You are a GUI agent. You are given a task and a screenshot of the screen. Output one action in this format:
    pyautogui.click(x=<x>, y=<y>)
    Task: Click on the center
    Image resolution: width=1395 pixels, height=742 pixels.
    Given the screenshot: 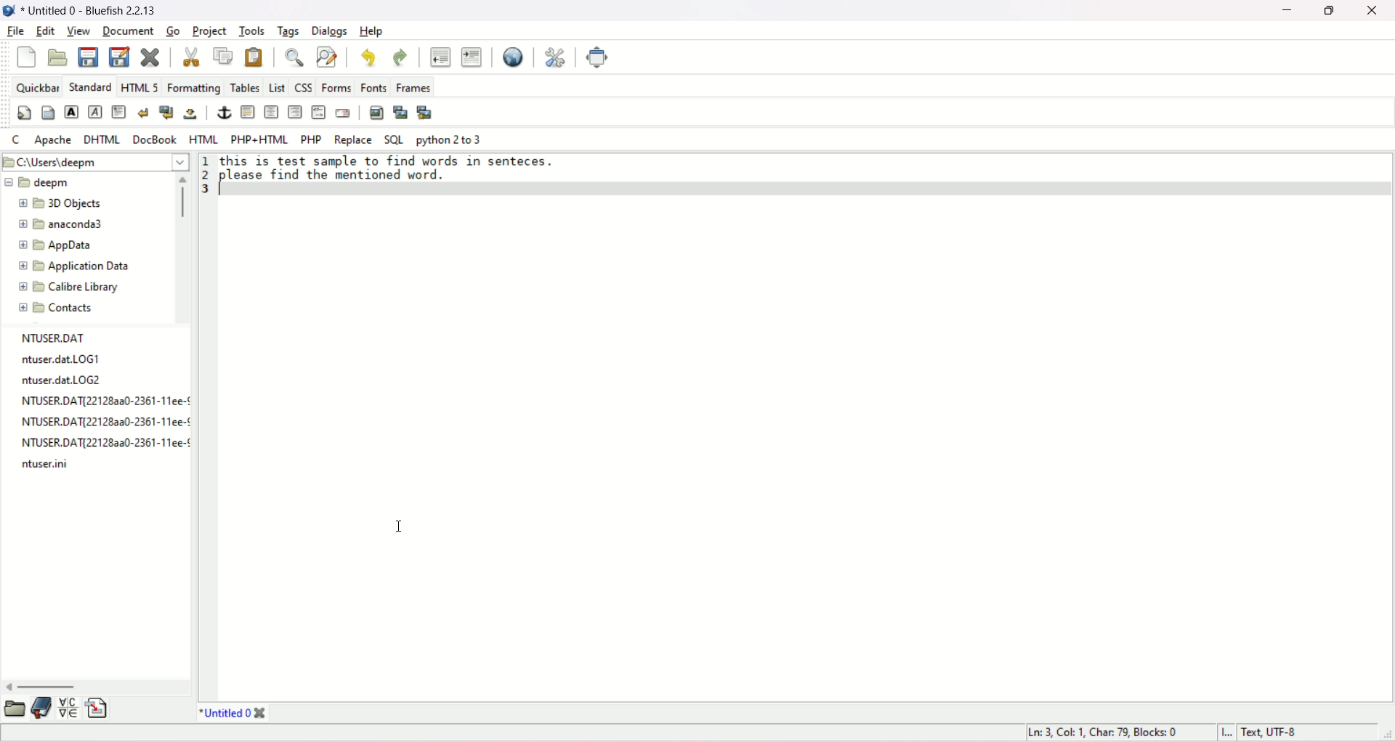 What is the action you would take?
    pyautogui.click(x=271, y=112)
    